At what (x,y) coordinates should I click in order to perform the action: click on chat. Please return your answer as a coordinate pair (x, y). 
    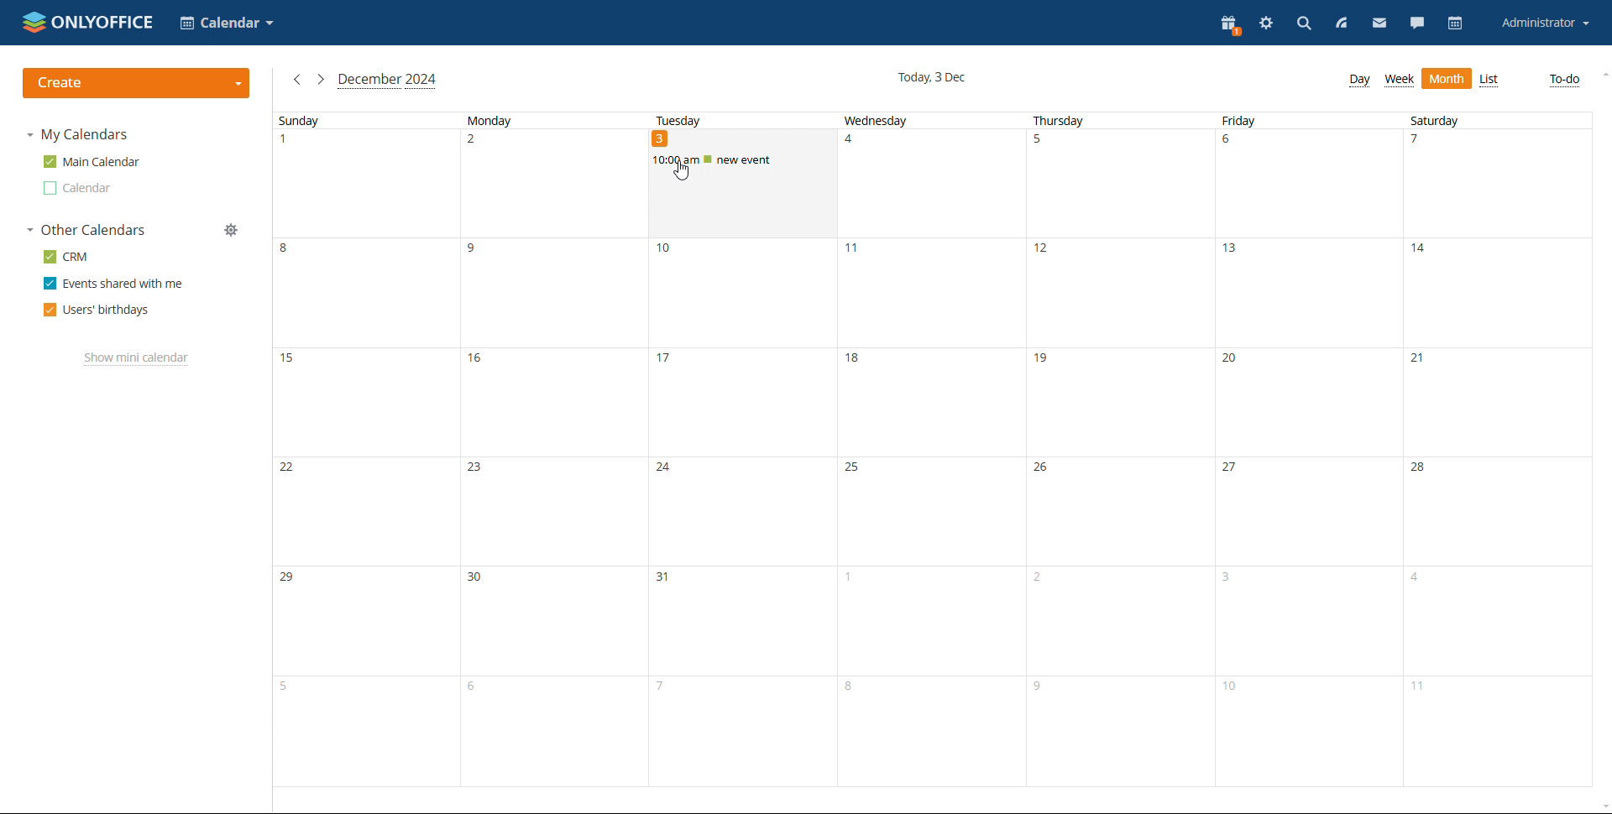
    Looking at the image, I should click on (1417, 23).